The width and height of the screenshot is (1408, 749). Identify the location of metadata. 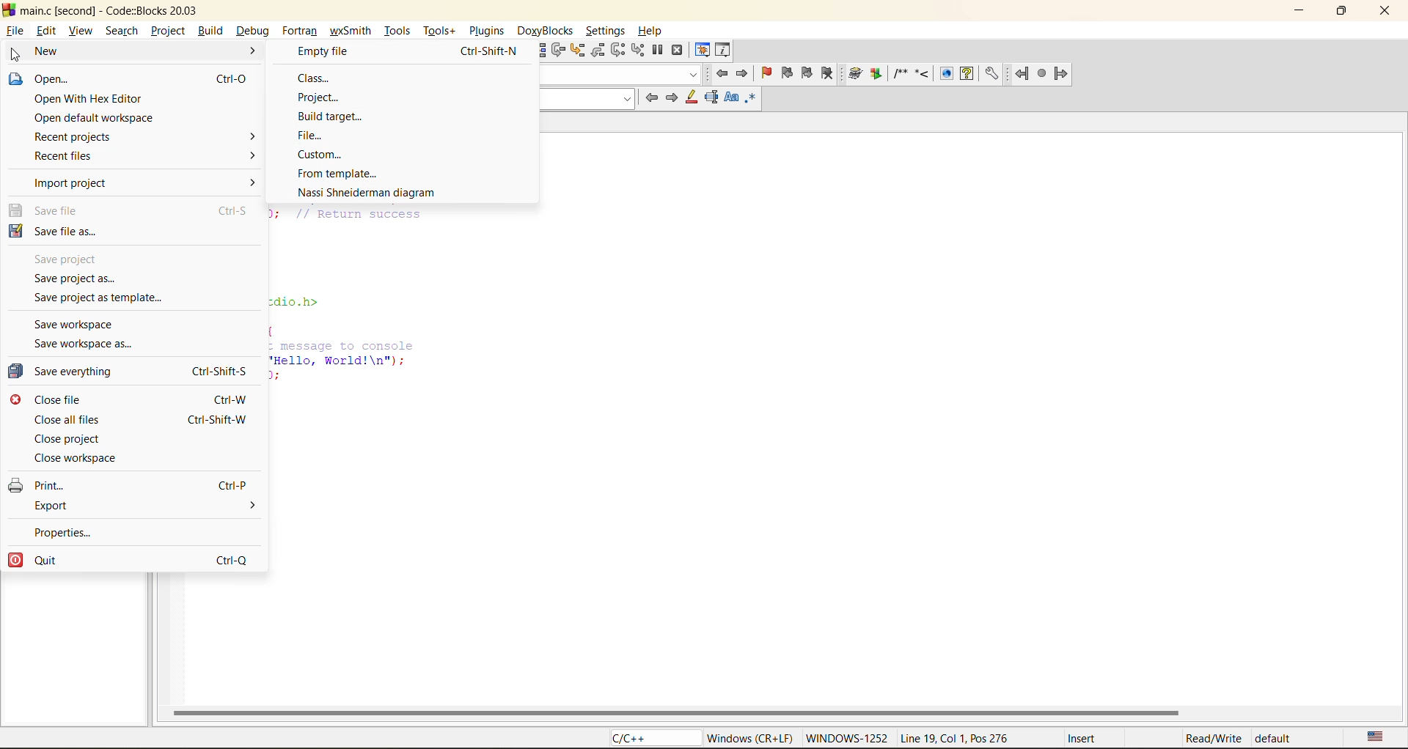
(1004, 738).